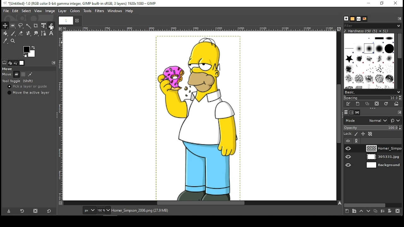 Image resolution: width=404 pixels, height=227 pixels. What do you see at coordinates (357, 113) in the screenshot?
I see `paths` at bounding box center [357, 113].